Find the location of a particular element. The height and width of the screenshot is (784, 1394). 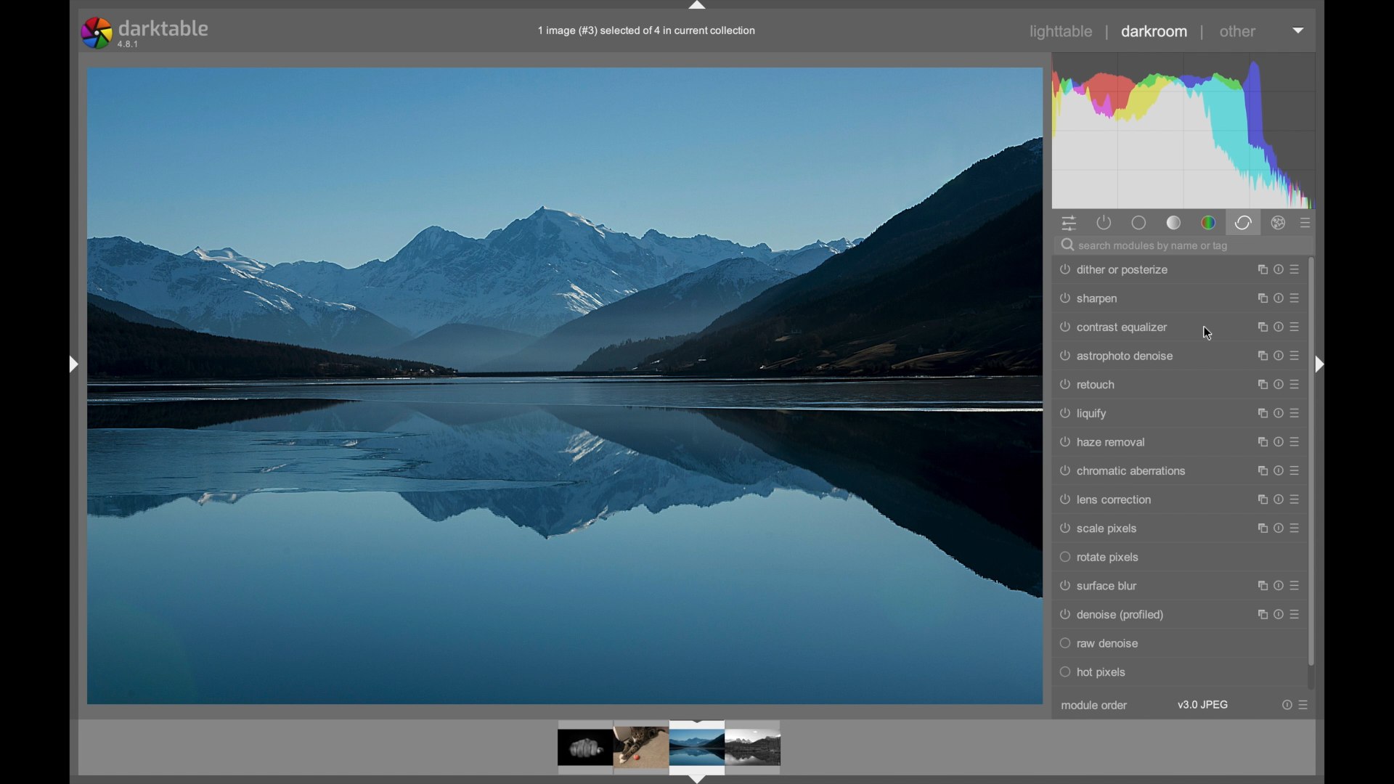

astrophoto denoise is located at coordinates (1120, 357).